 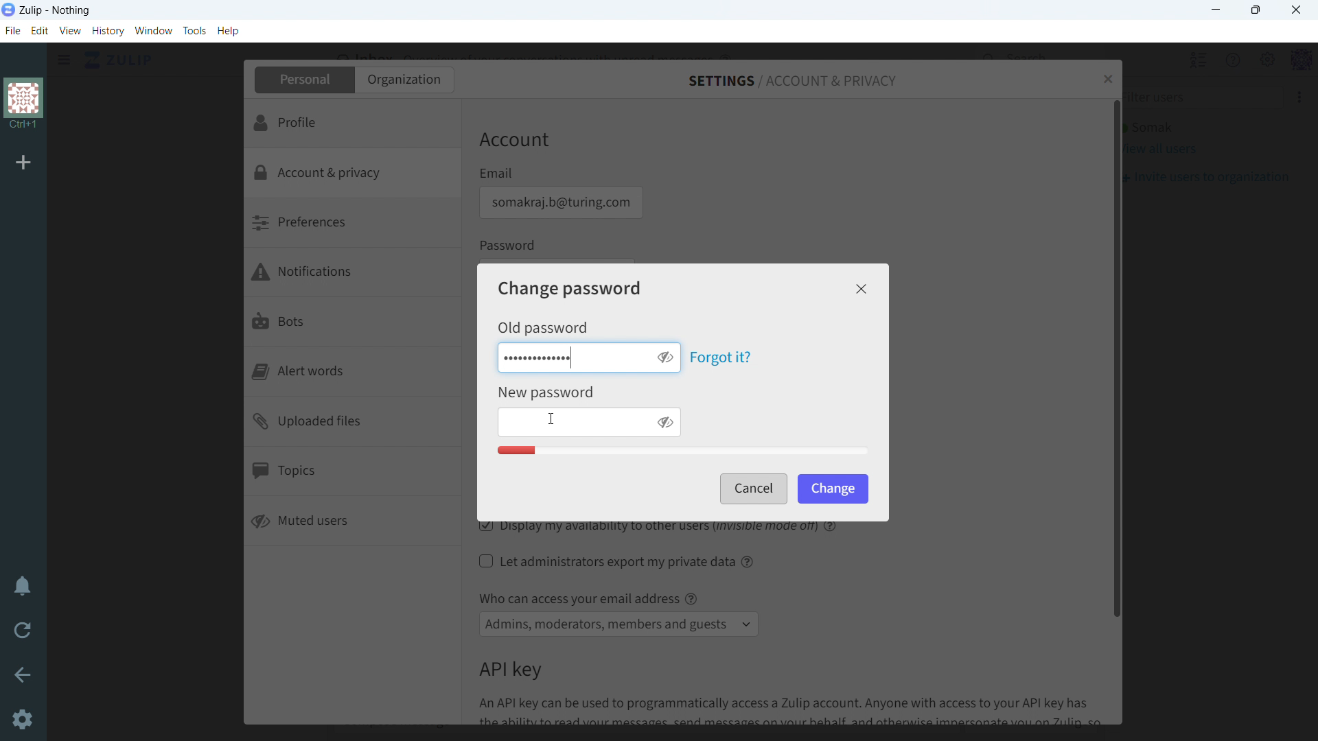 I want to click on change, so click(x=832, y=487).